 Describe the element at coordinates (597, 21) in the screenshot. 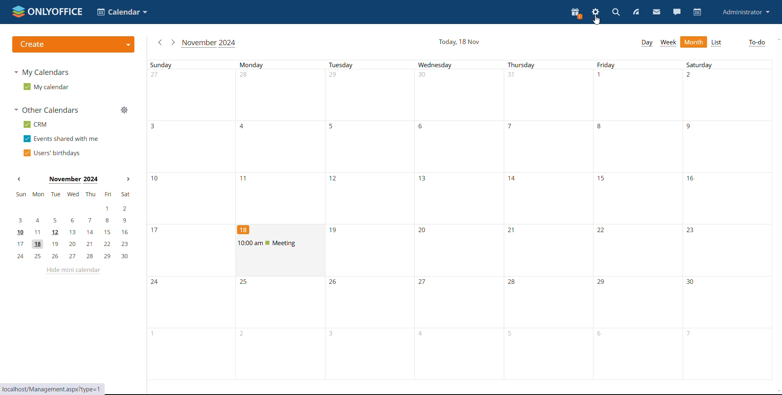

I see `cursor` at that location.